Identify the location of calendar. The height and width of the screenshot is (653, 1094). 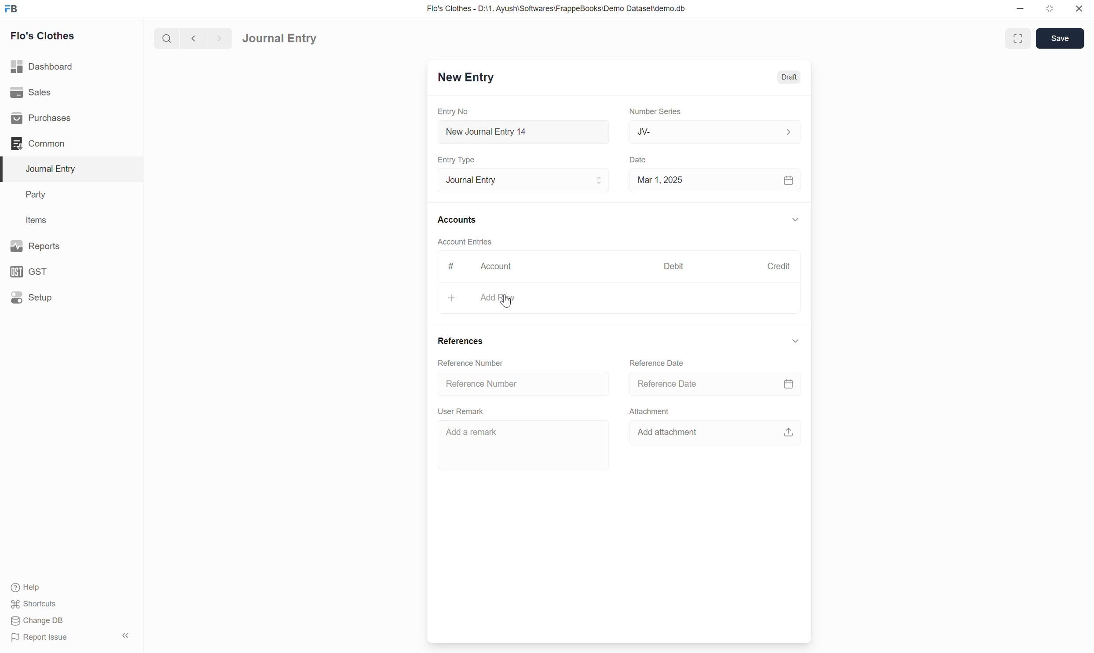
(789, 382).